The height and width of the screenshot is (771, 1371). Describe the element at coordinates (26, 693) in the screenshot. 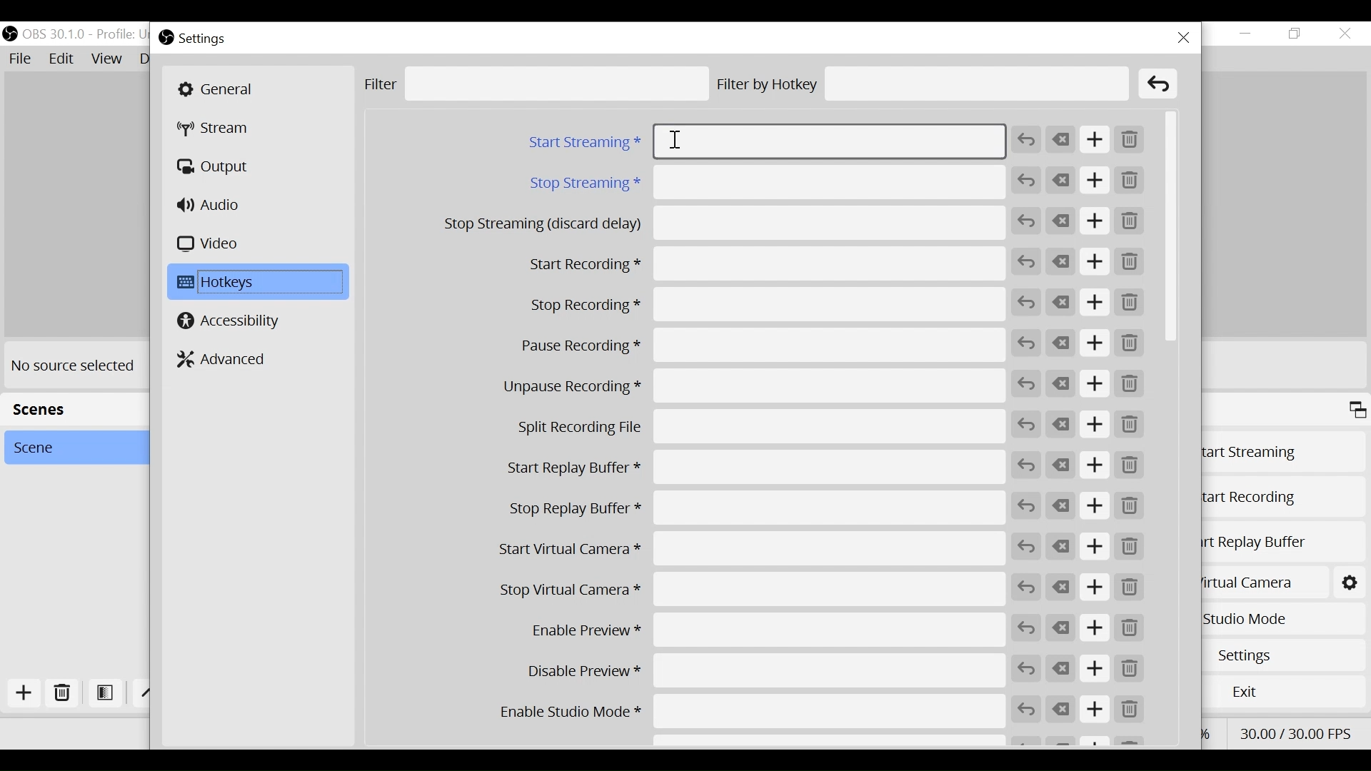

I see `Add` at that location.